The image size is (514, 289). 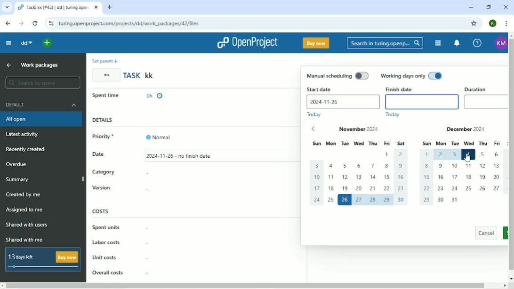 I want to click on Reload this page, so click(x=36, y=24).